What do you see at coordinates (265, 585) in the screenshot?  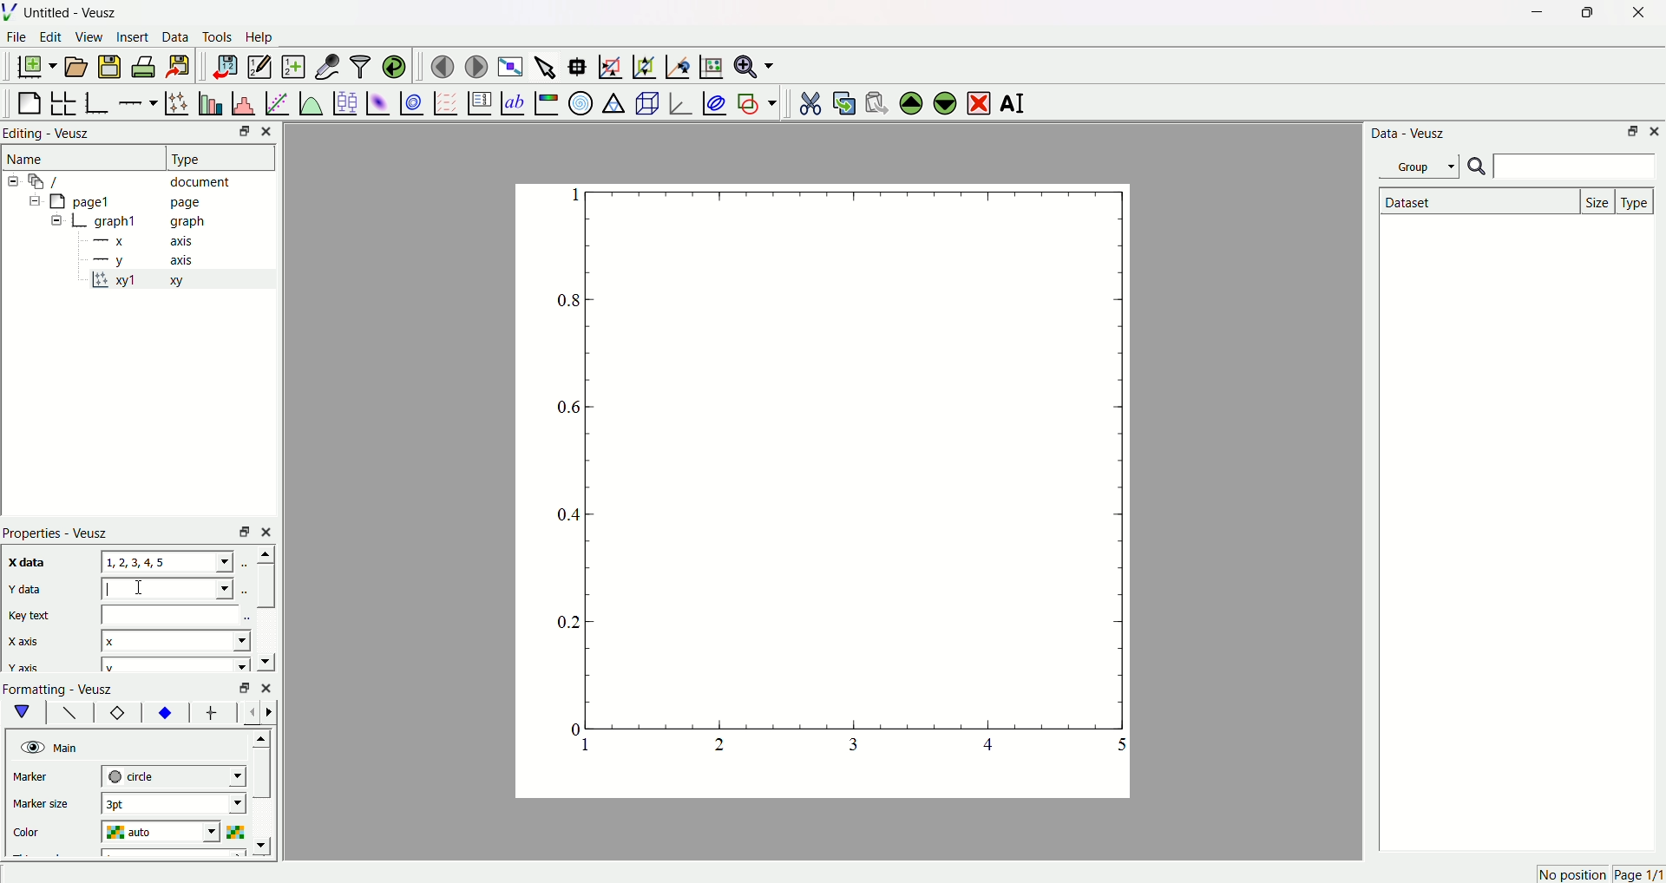 I see `scroll bar` at bounding box center [265, 585].